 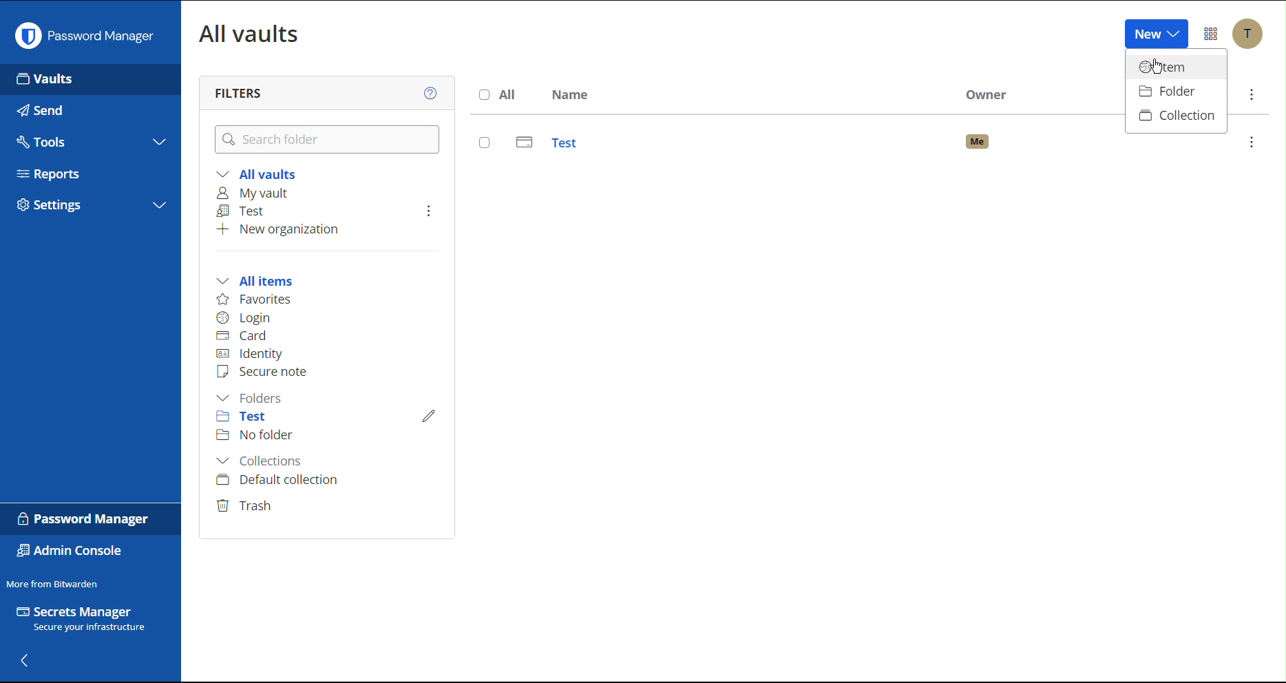 What do you see at coordinates (256, 174) in the screenshot?
I see `All vaults` at bounding box center [256, 174].